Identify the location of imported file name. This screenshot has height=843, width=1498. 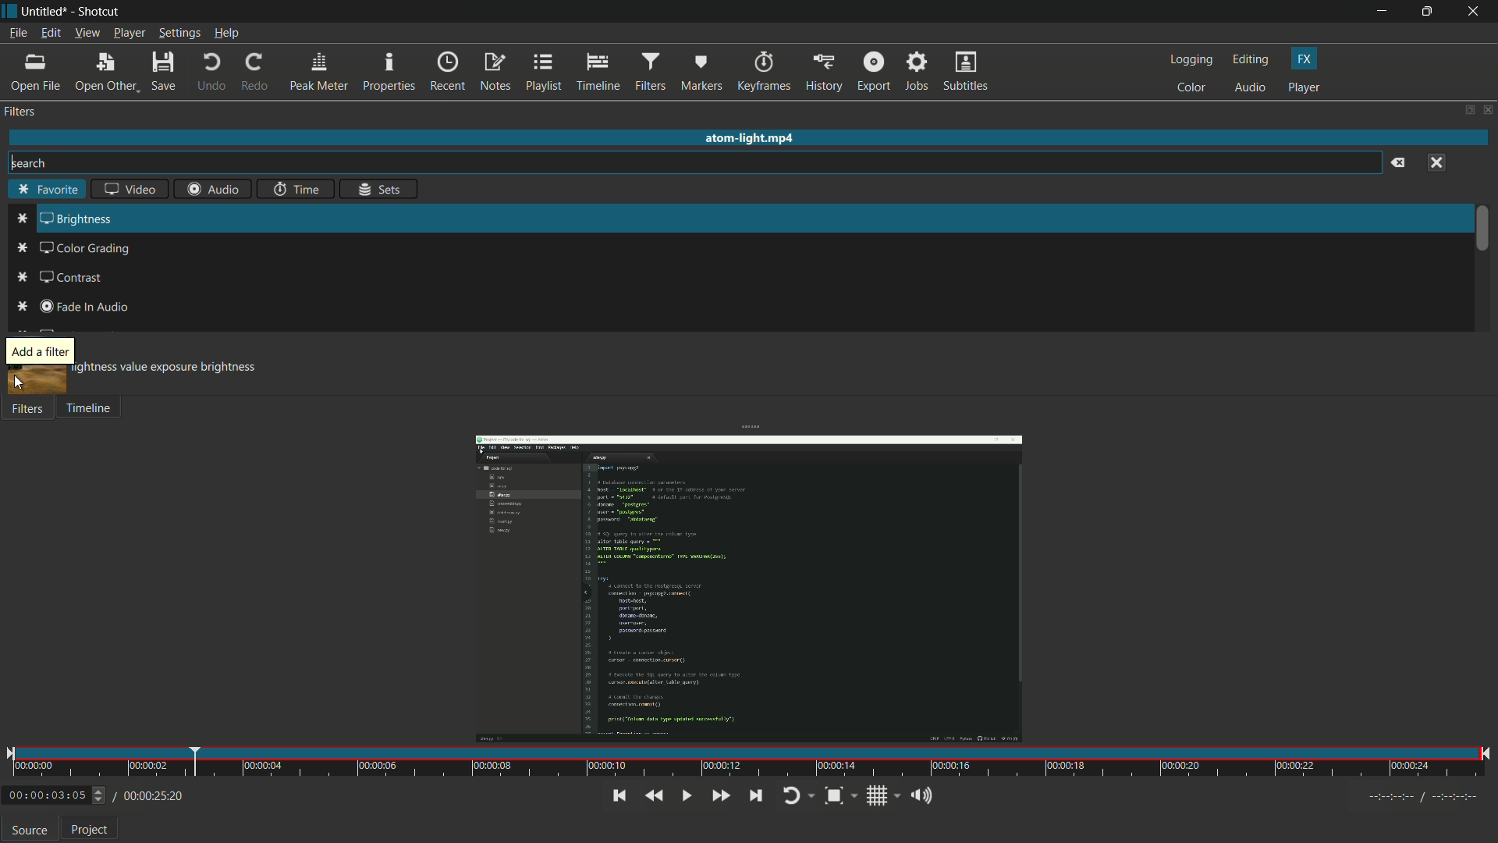
(751, 140).